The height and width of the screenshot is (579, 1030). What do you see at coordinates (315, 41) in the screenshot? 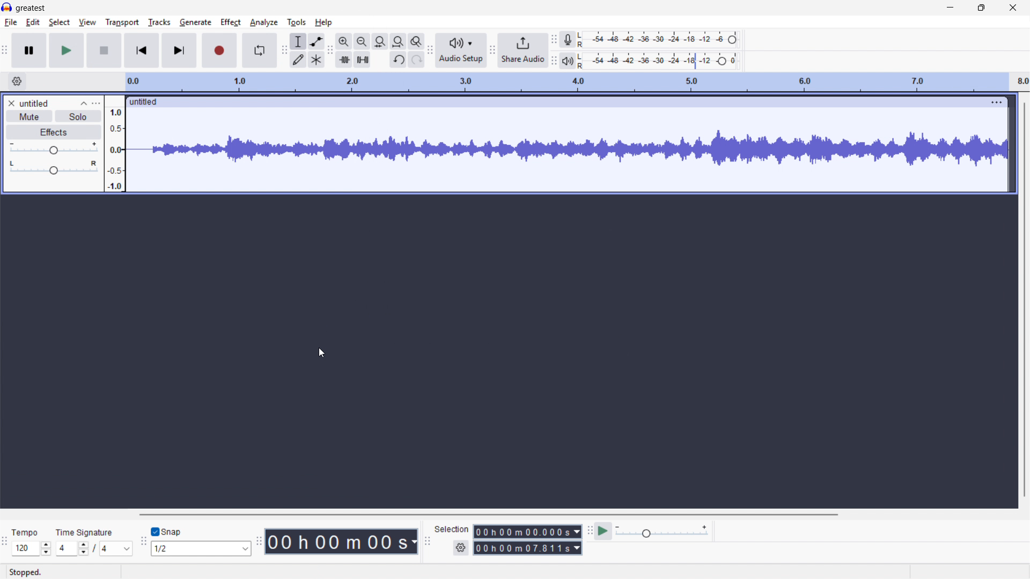
I see `envelope tool` at bounding box center [315, 41].